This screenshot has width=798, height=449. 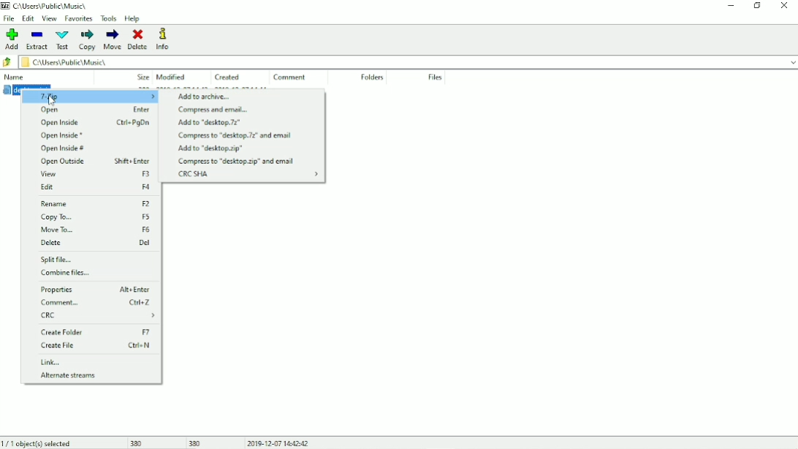 I want to click on Minimize, so click(x=731, y=6).